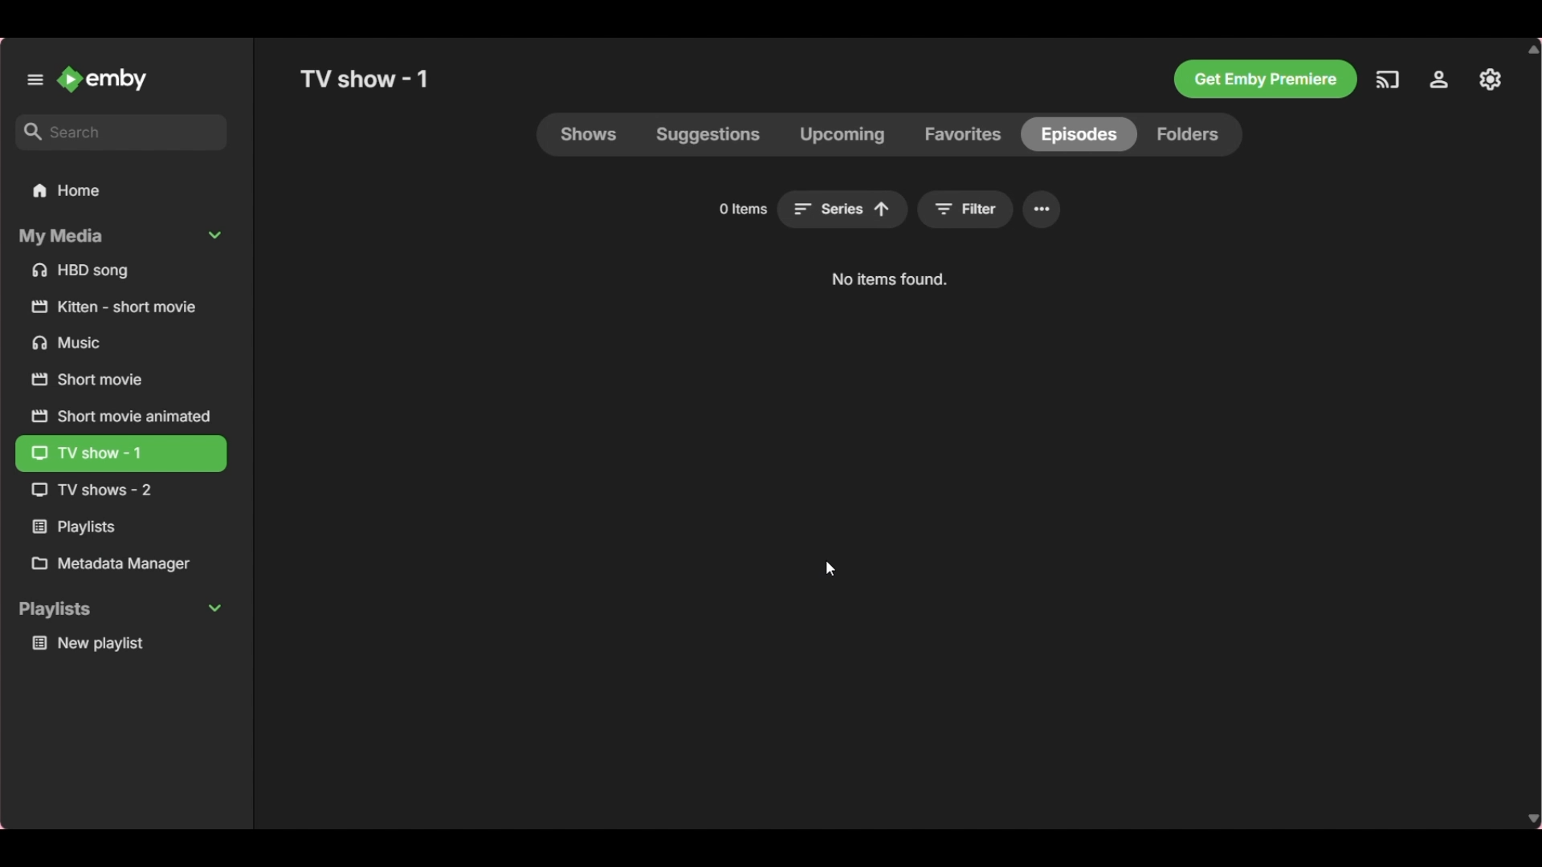 The width and height of the screenshot is (1542, 867). I want to click on Unpin left panel, so click(35, 79).